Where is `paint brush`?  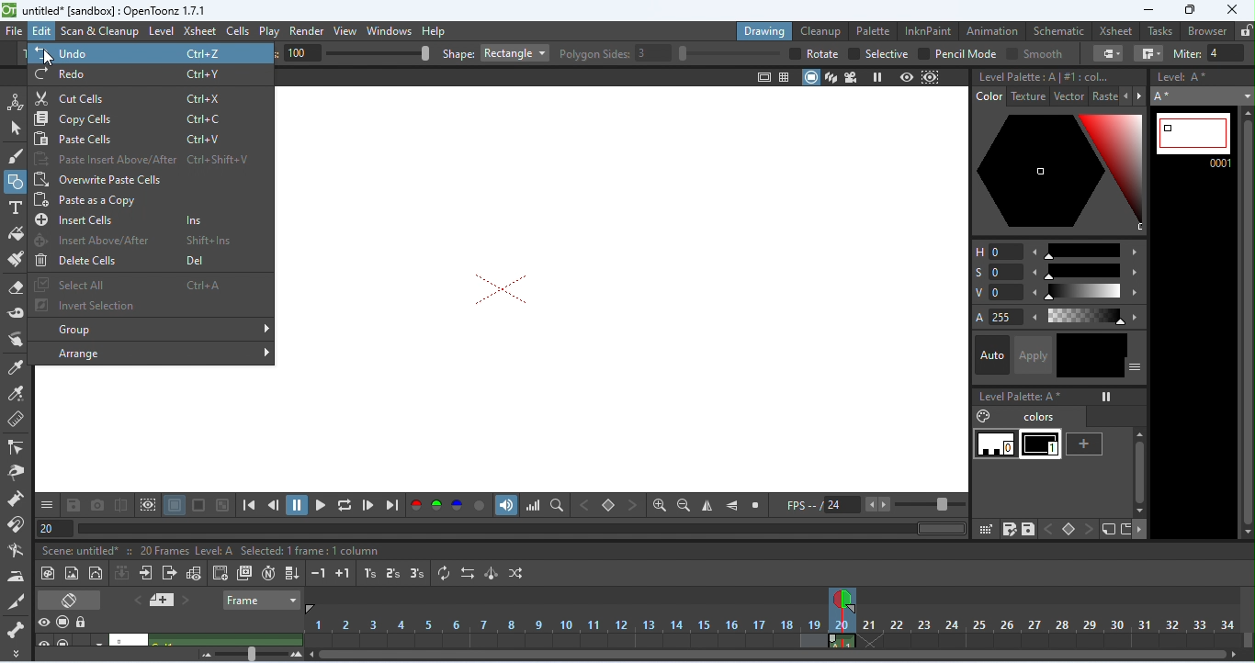
paint brush is located at coordinates (17, 259).